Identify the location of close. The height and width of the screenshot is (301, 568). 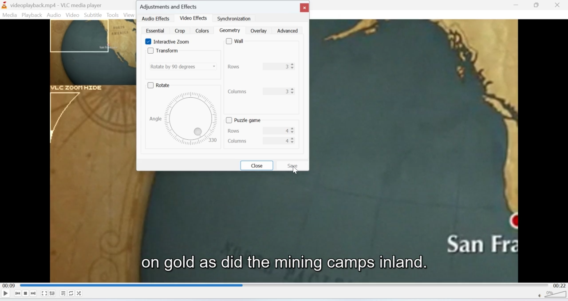
(304, 7).